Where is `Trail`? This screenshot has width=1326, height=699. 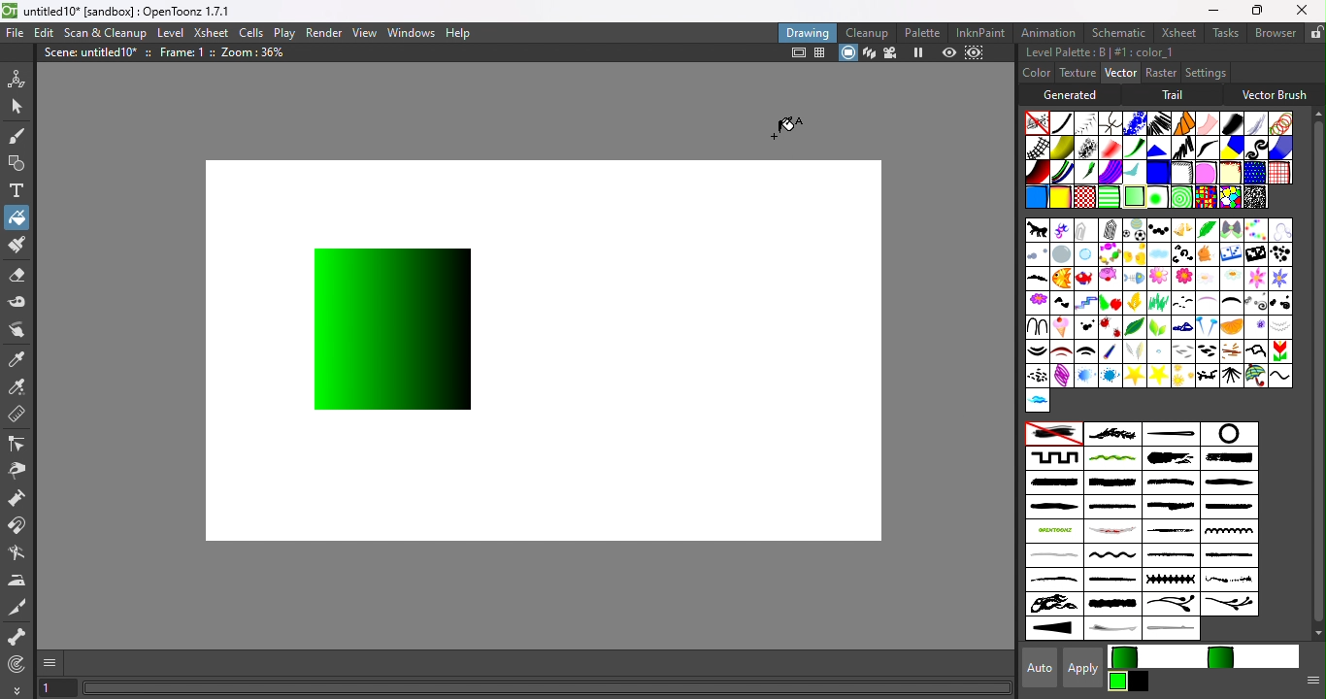 Trail is located at coordinates (1176, 95).